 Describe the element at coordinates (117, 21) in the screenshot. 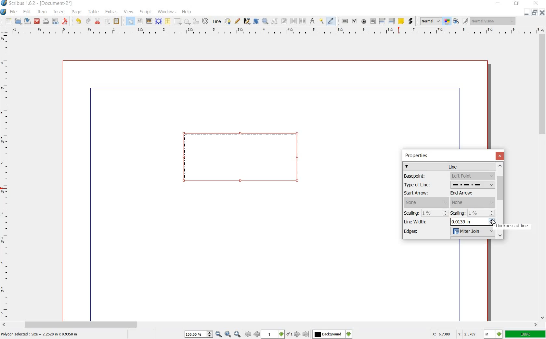

I see `PASTE` at that location.